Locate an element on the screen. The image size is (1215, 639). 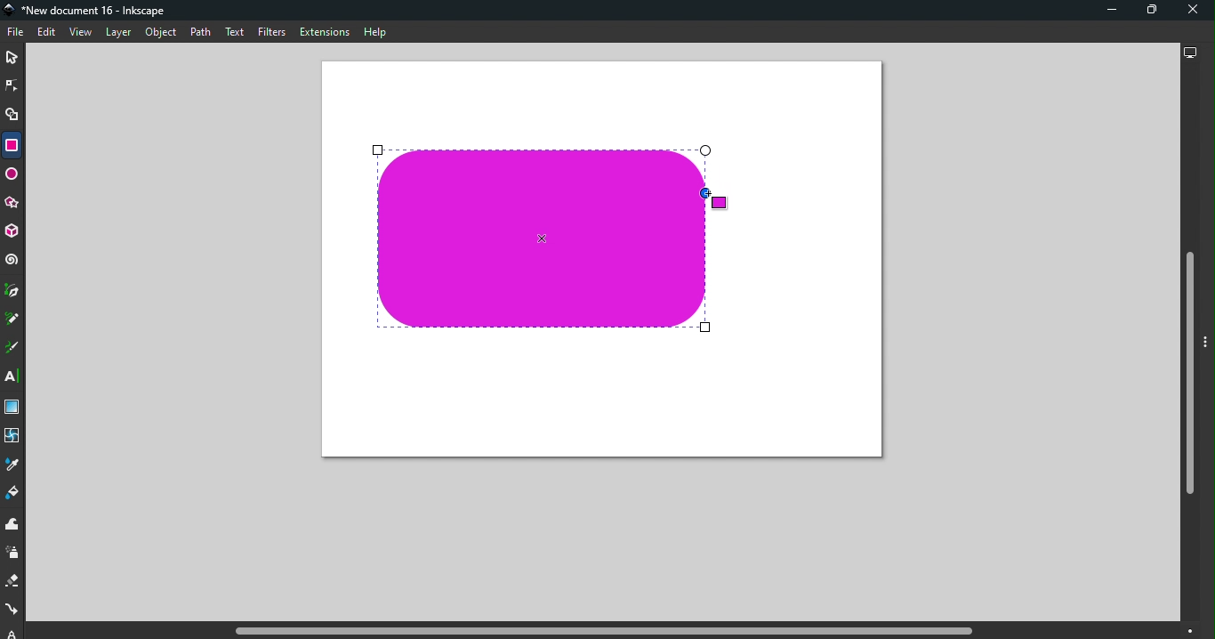
Object is located at coordinates (161, 33).